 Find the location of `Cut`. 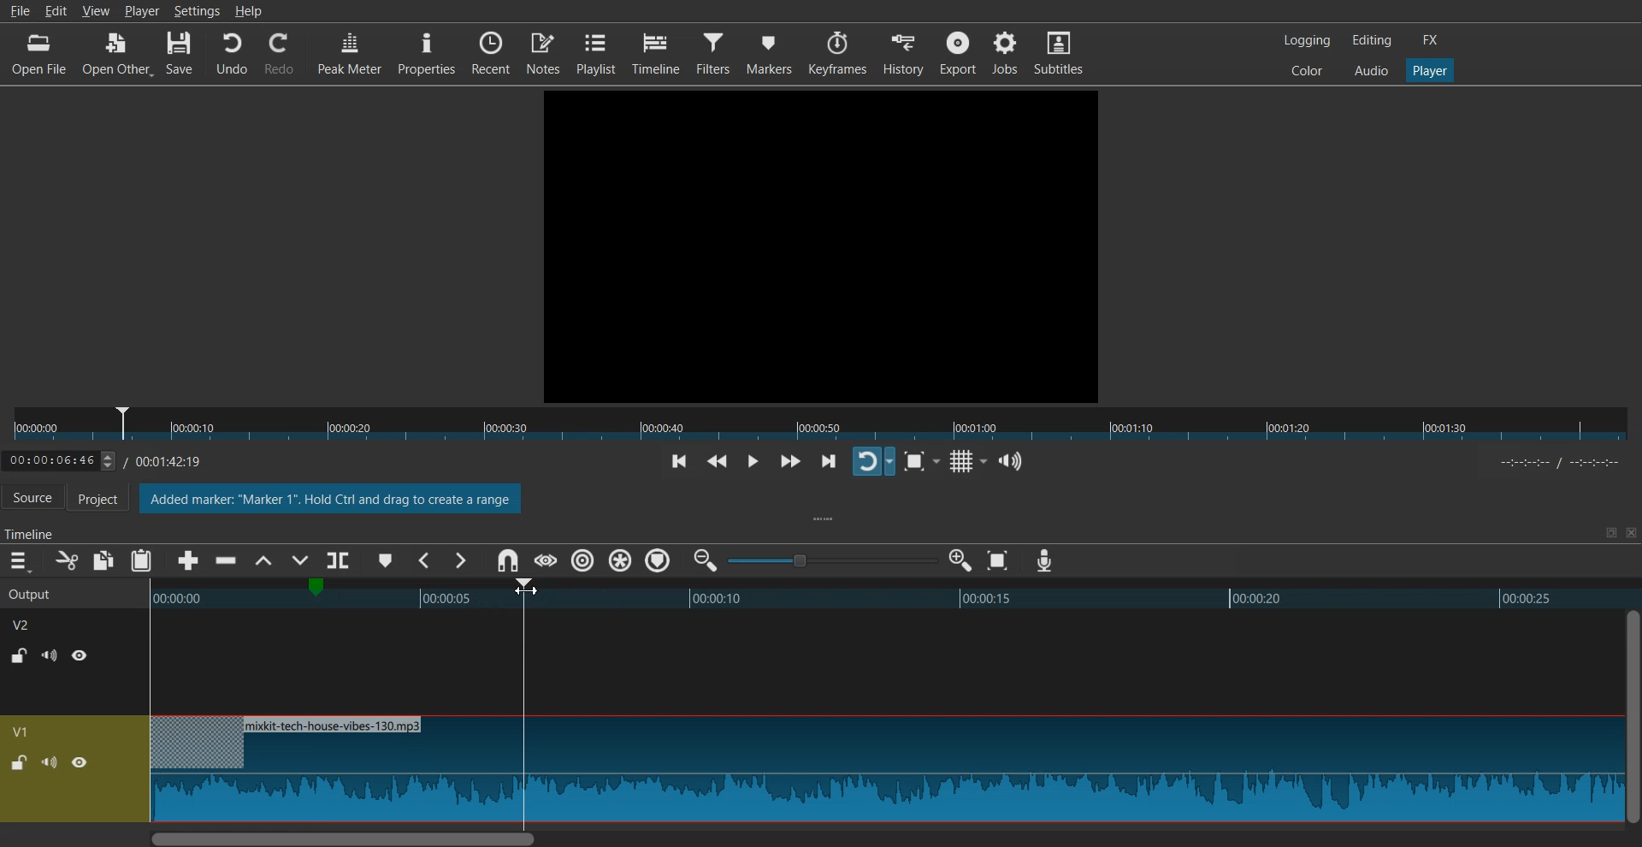

Cut is located at coordinates (67, 560).